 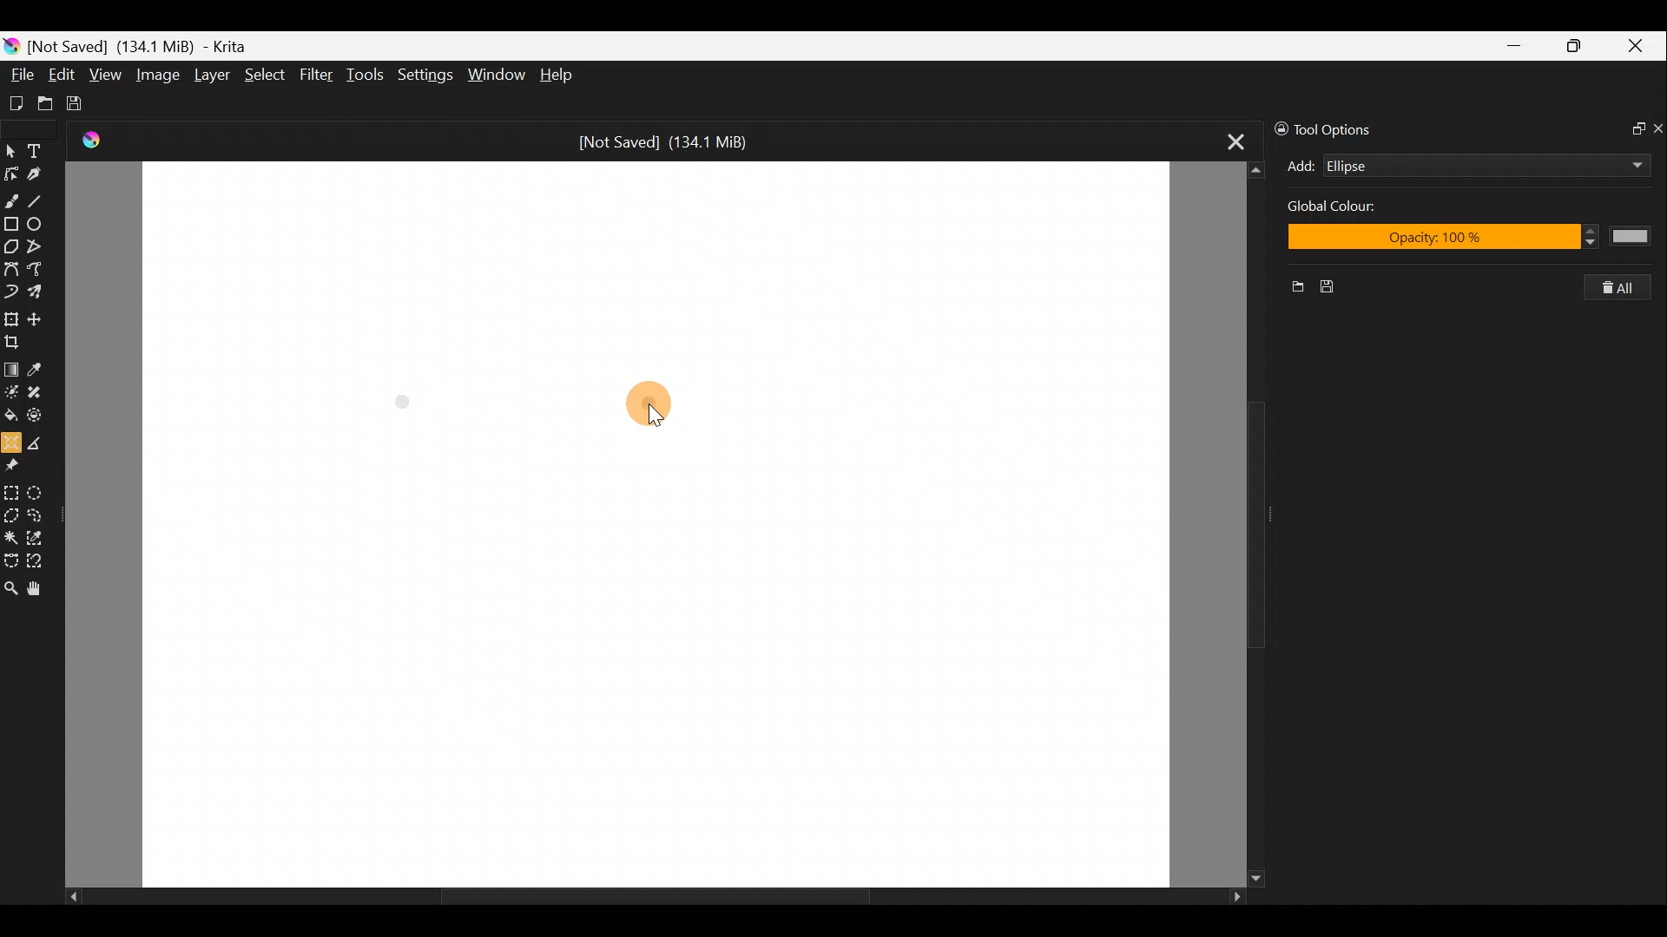 I want to click on Sample a colour from image/current layer, so click(x=37, y=366).